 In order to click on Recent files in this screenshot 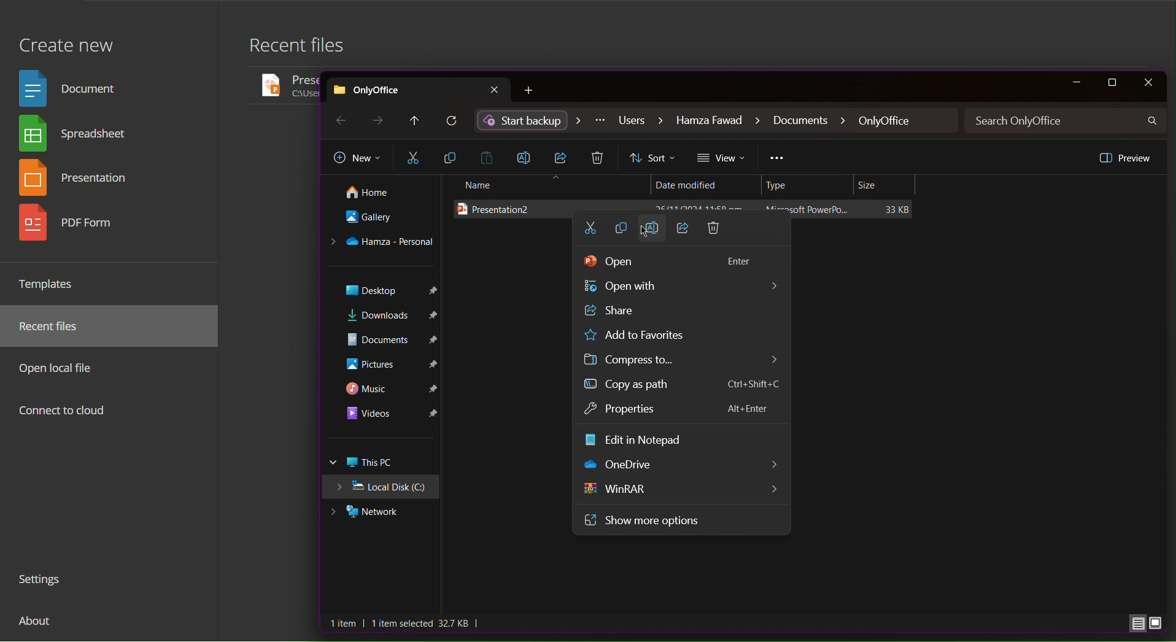, I will do `click(304, 48)`.